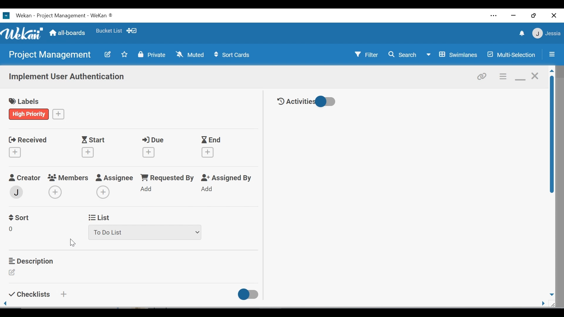  What do you see at coordinates (6, 16) in the screenshot?
I see `wekan logo` at bounding box center [6, 16].